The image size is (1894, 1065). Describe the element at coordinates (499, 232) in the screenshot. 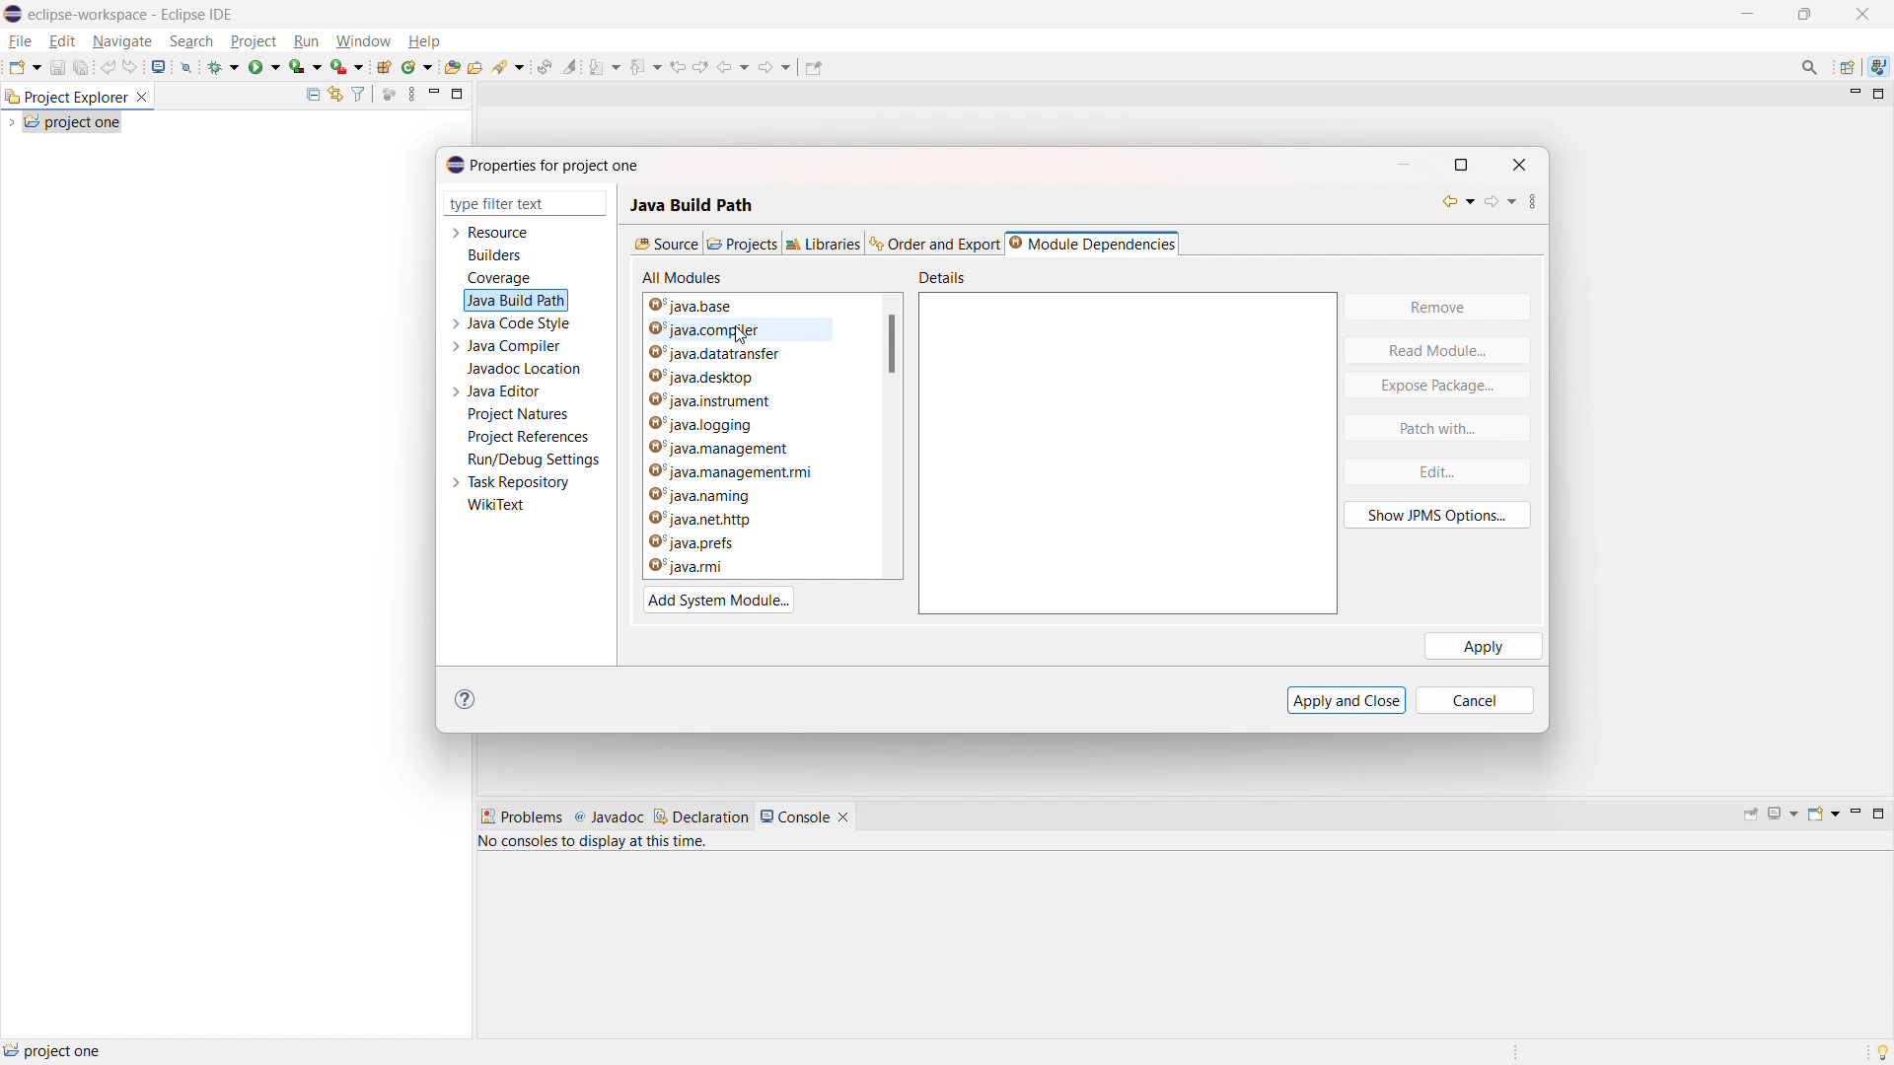

I see `resource` at that location.